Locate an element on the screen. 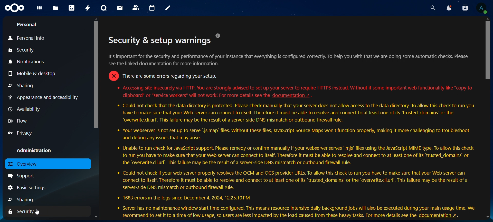 This screenshot has height=222, width=493. haring is located at coordinates (23, 199).